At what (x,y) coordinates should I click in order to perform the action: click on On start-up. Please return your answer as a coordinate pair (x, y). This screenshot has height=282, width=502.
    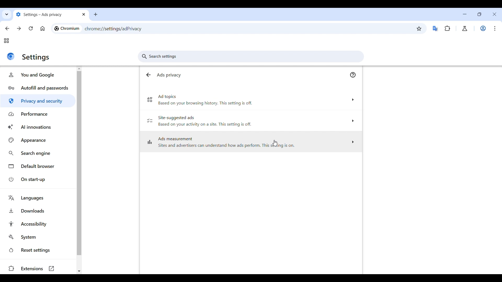
    Looking at the image, I should click on (38, 179).